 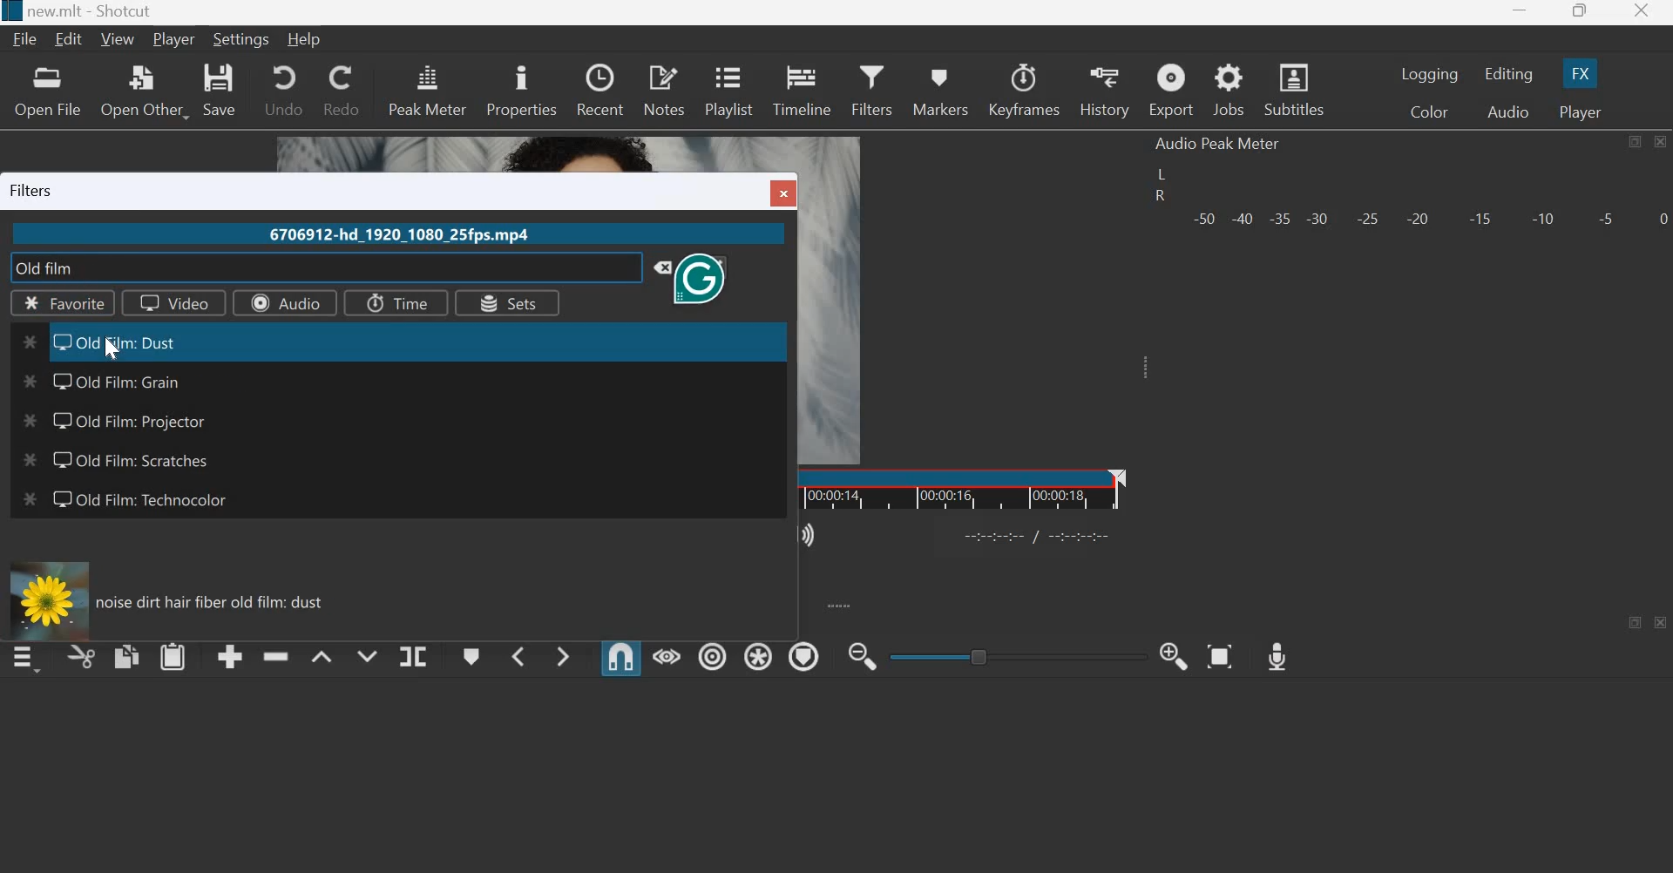 What do you see at coordinates (472, 657) in the screenshot?
I see `Create/edit marker` at bounding box center [472, 657].